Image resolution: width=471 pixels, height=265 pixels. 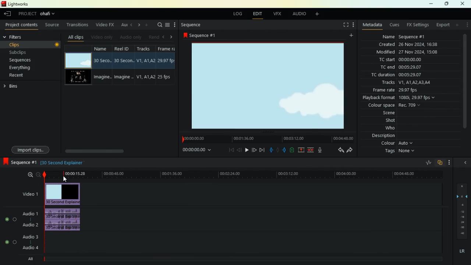 What do you see at coordinates (396, 143) in the screenshot?
I see `colour` at bounding box center [396, 143].